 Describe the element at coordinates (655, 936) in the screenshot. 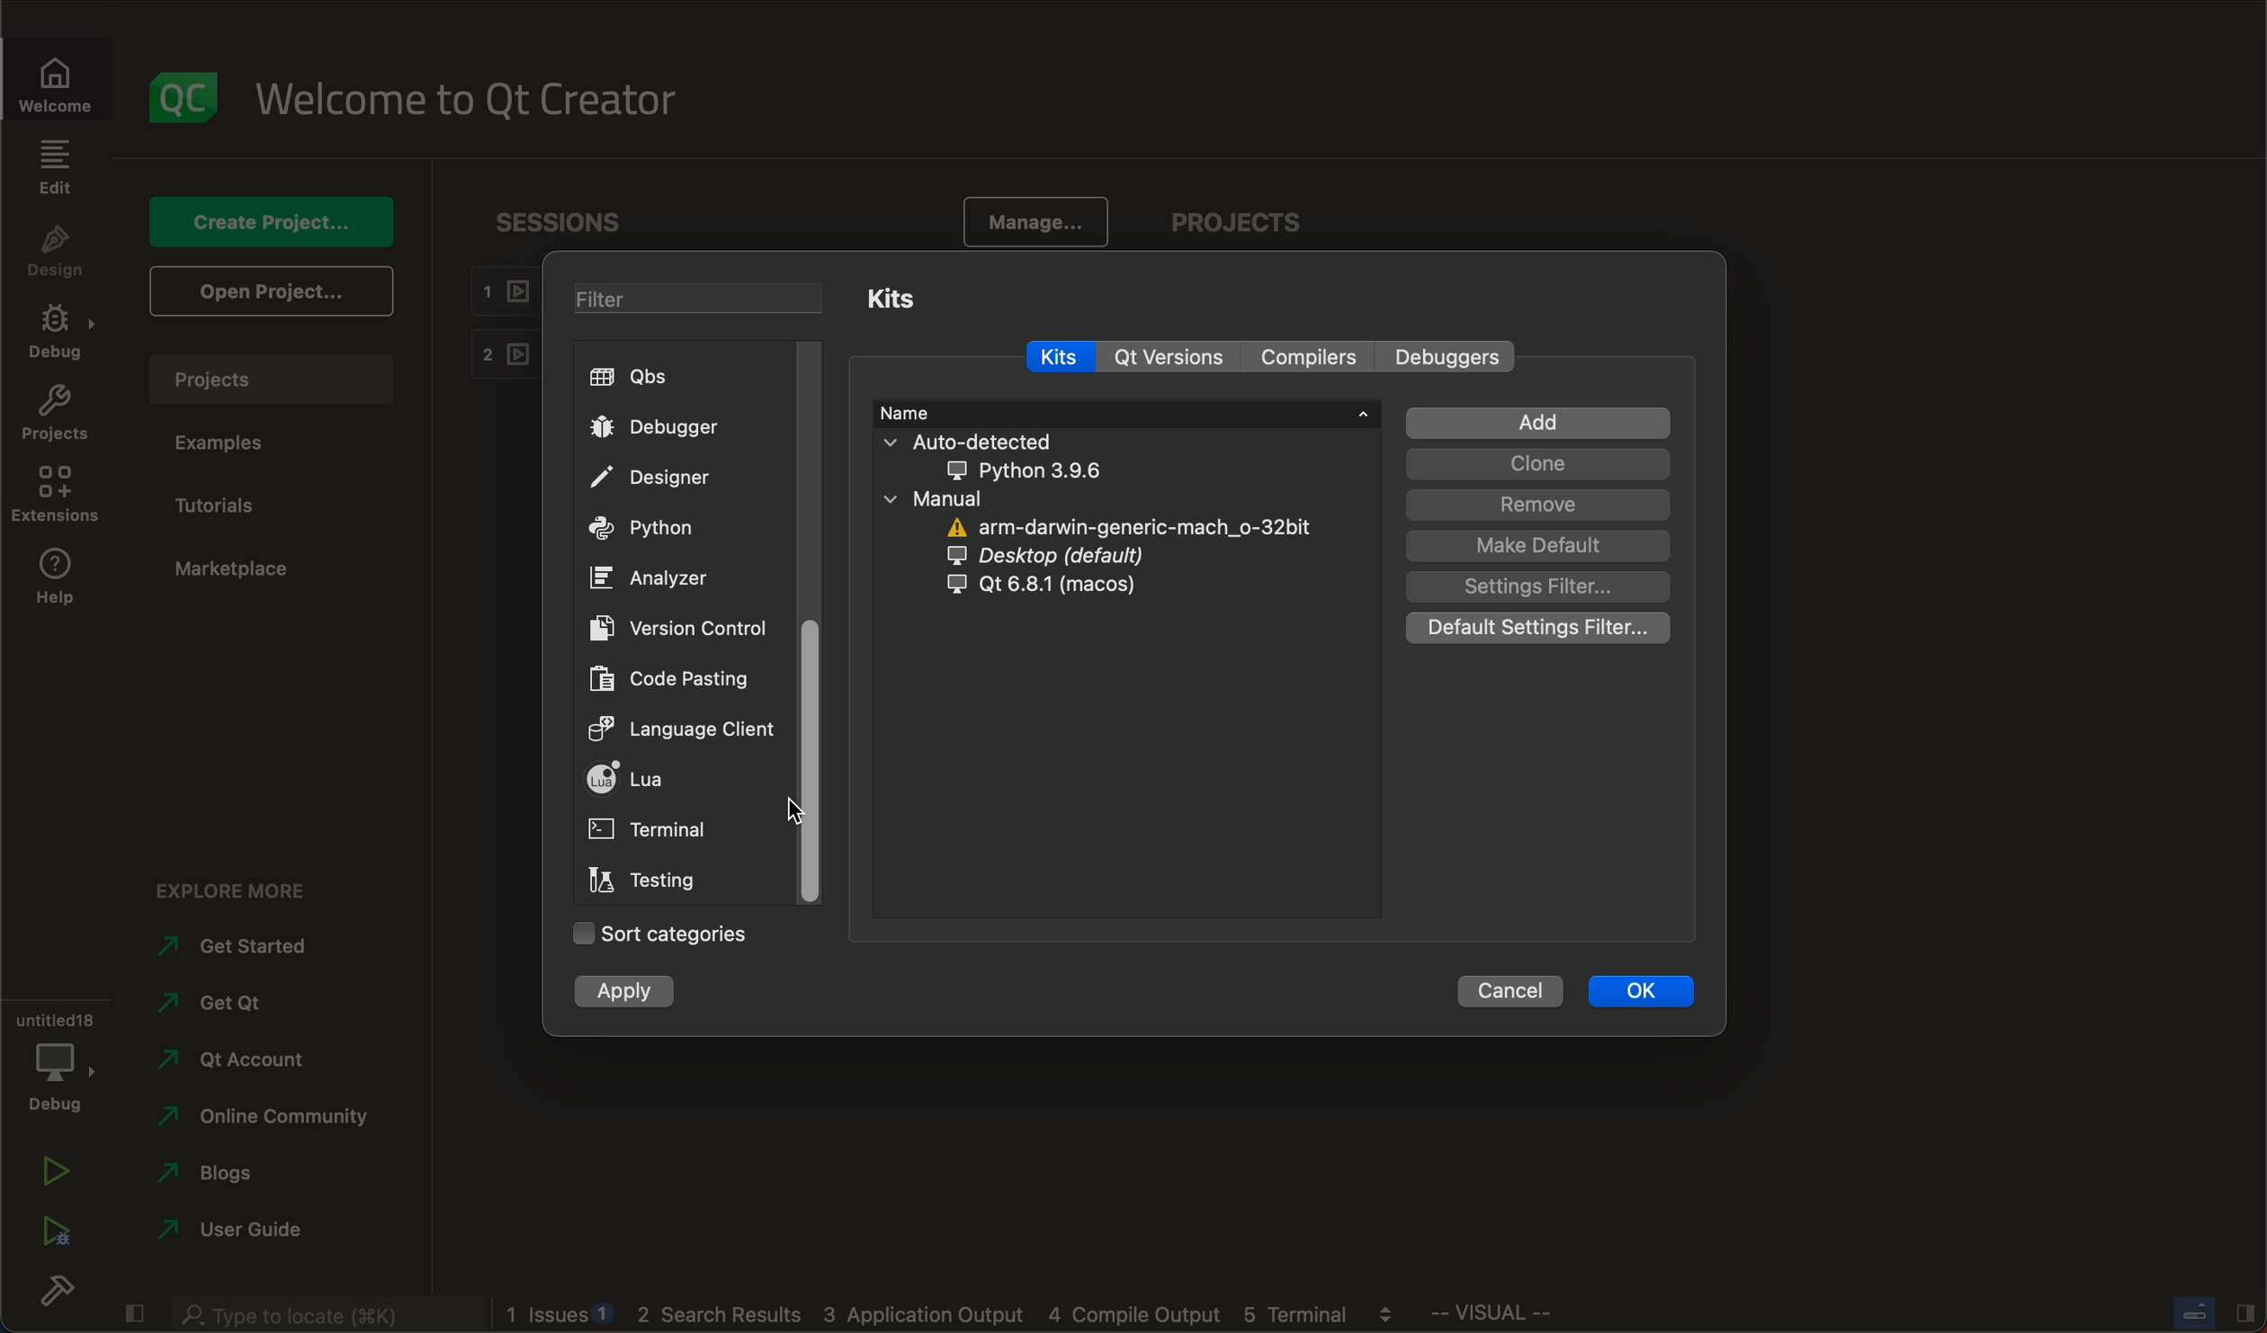

I see `categories` at that location.